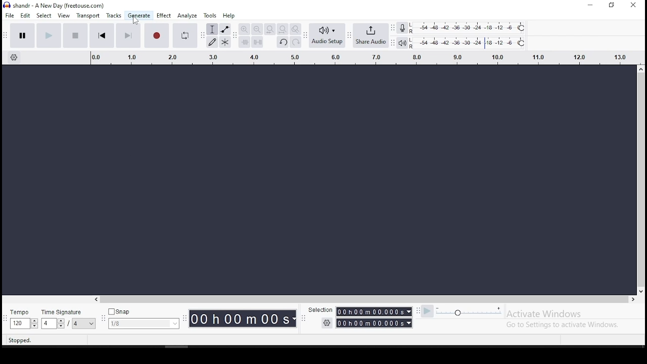  I want to click on help, so click(229, 15).